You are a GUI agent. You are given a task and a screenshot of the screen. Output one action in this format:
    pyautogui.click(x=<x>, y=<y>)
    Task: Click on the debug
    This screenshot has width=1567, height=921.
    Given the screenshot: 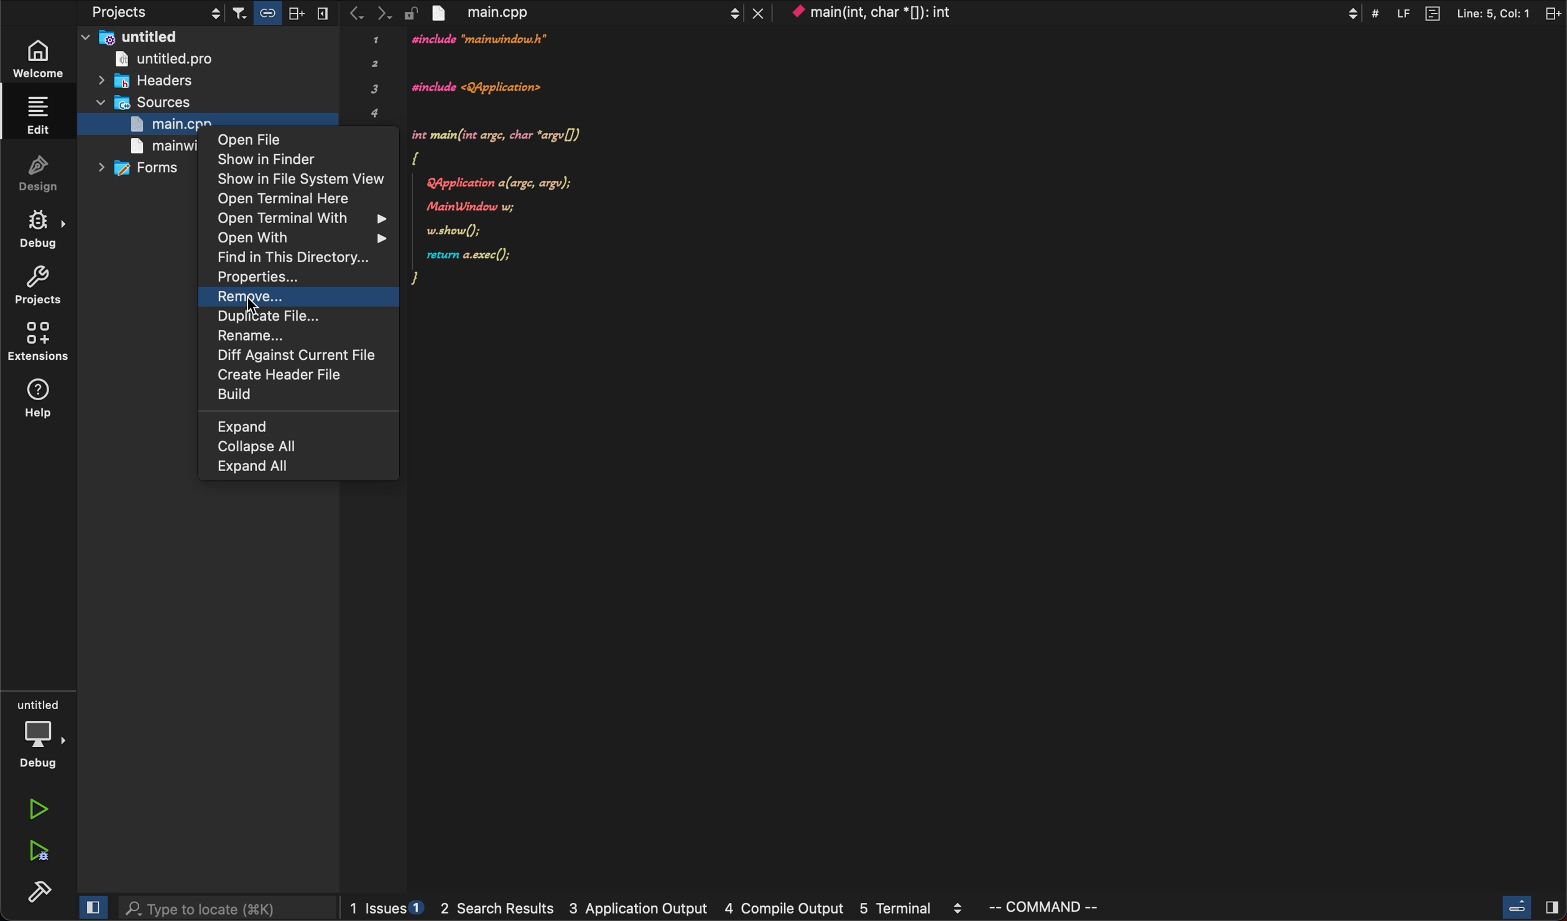 What is the action you would take?
    pyautogui.click(x=42, y=229)
    